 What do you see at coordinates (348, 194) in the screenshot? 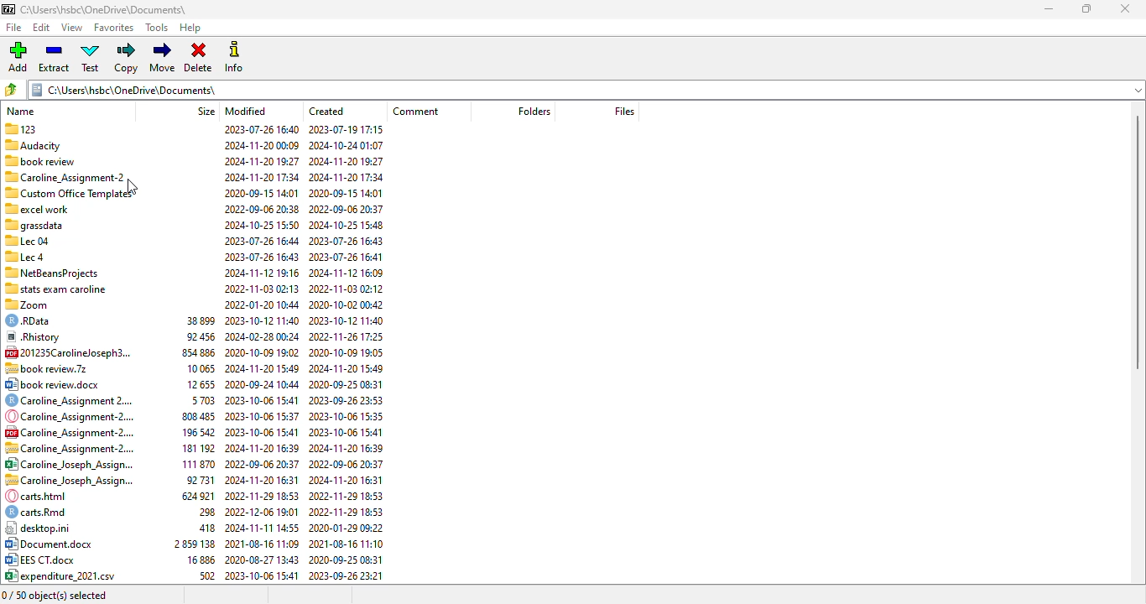
I see `2020-09-15 14:01` at bounding box center [348, 194].